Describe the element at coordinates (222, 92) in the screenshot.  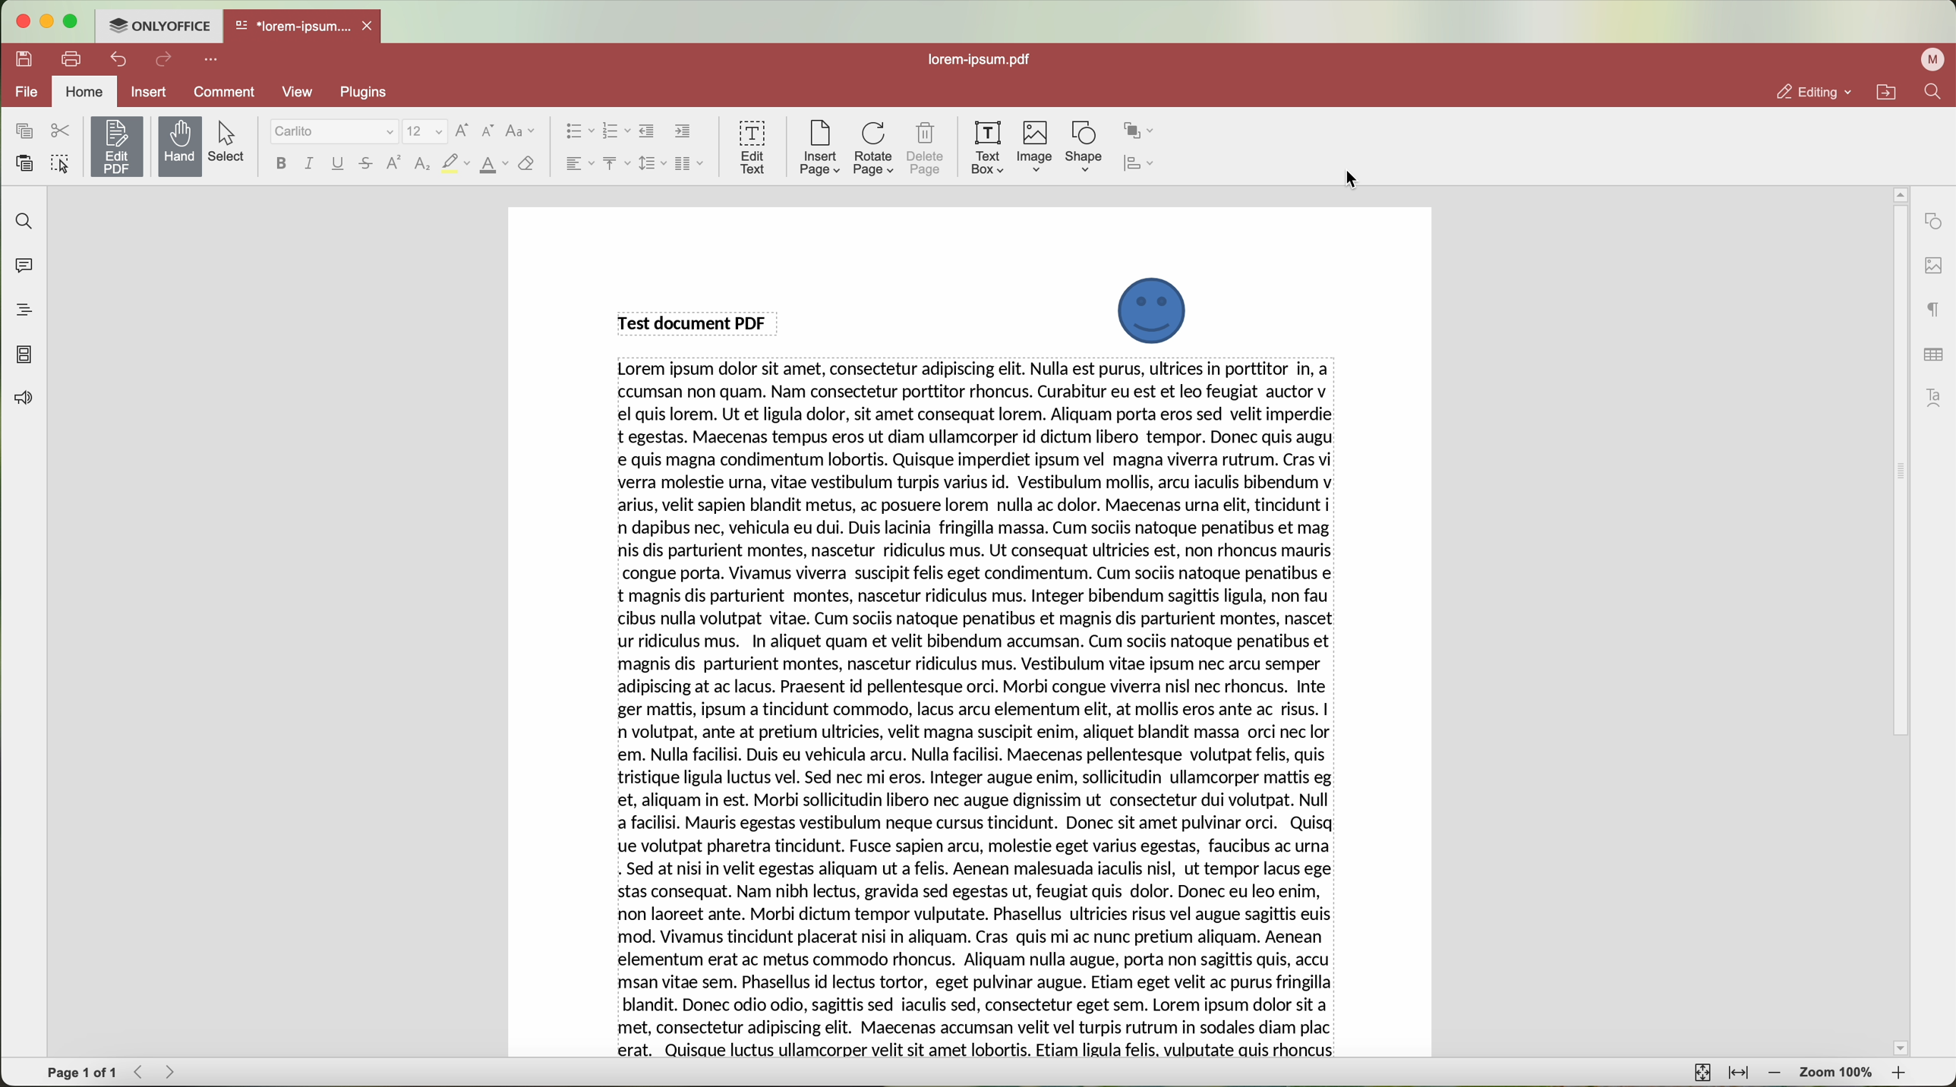
I see `comment` at that location.